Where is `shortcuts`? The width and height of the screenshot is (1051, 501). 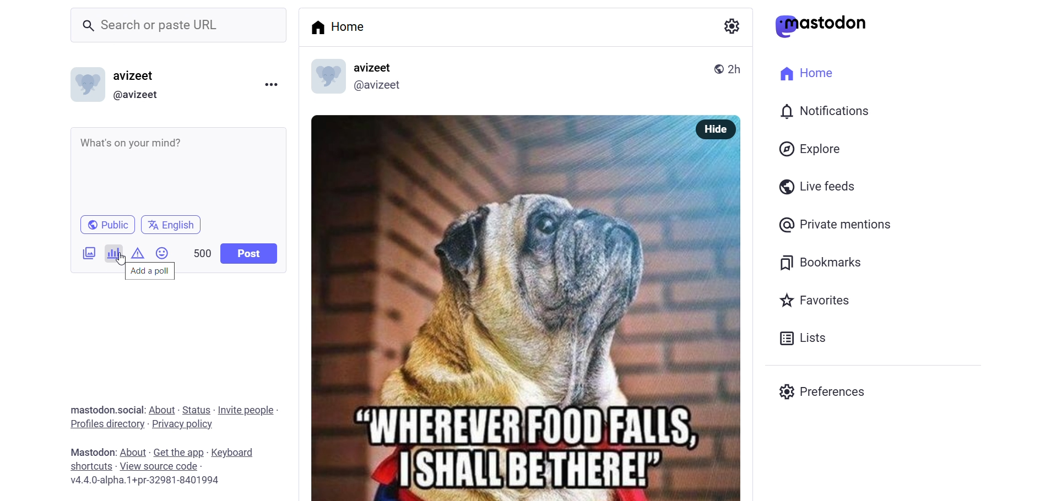 shortcuts is located at coordinates (90, 466).